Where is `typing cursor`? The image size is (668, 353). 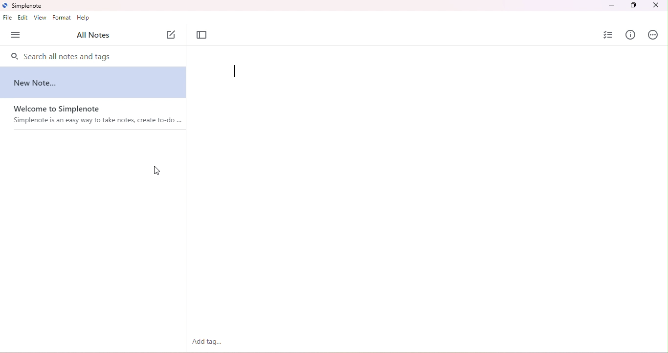
typing cursor is located at coordinates (236, 72).